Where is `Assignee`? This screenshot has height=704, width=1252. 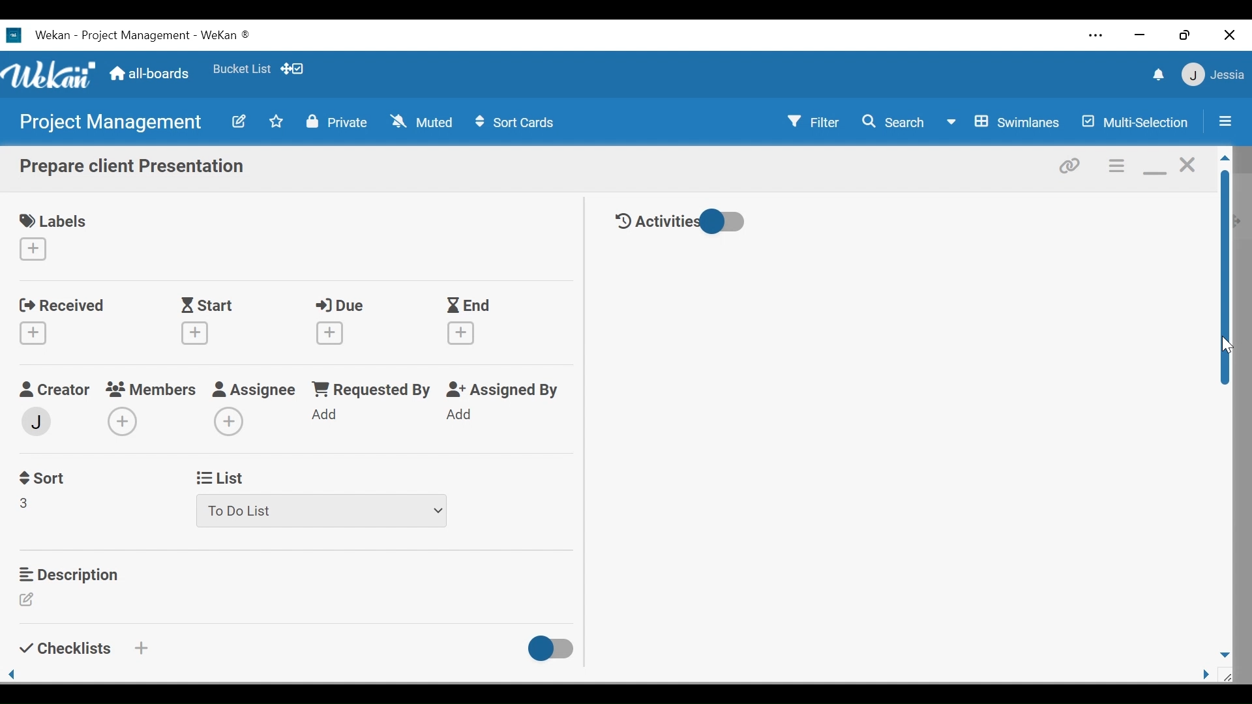 Assignee is located at coordinates (253, 390).